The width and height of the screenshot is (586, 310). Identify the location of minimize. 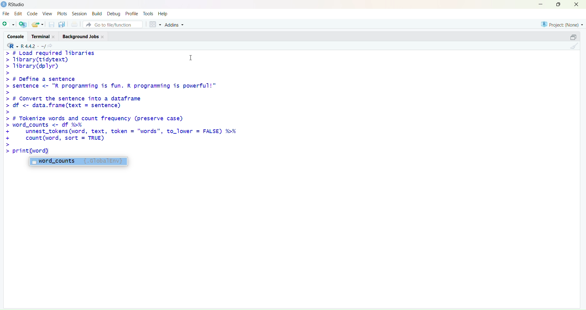
(540, 5).